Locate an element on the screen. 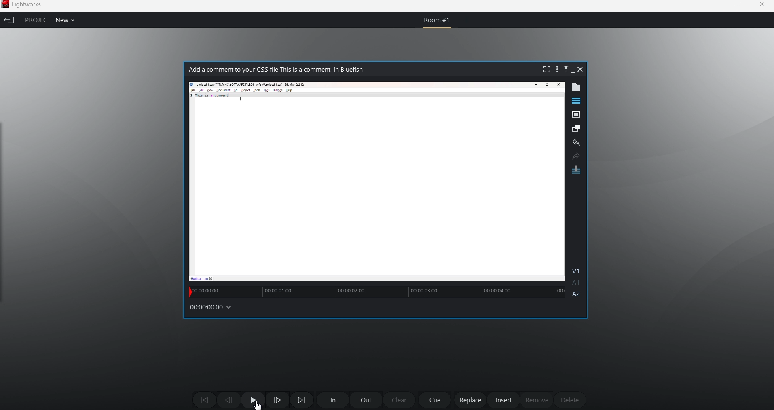  fullscreen is located at coordinates (544, 69).